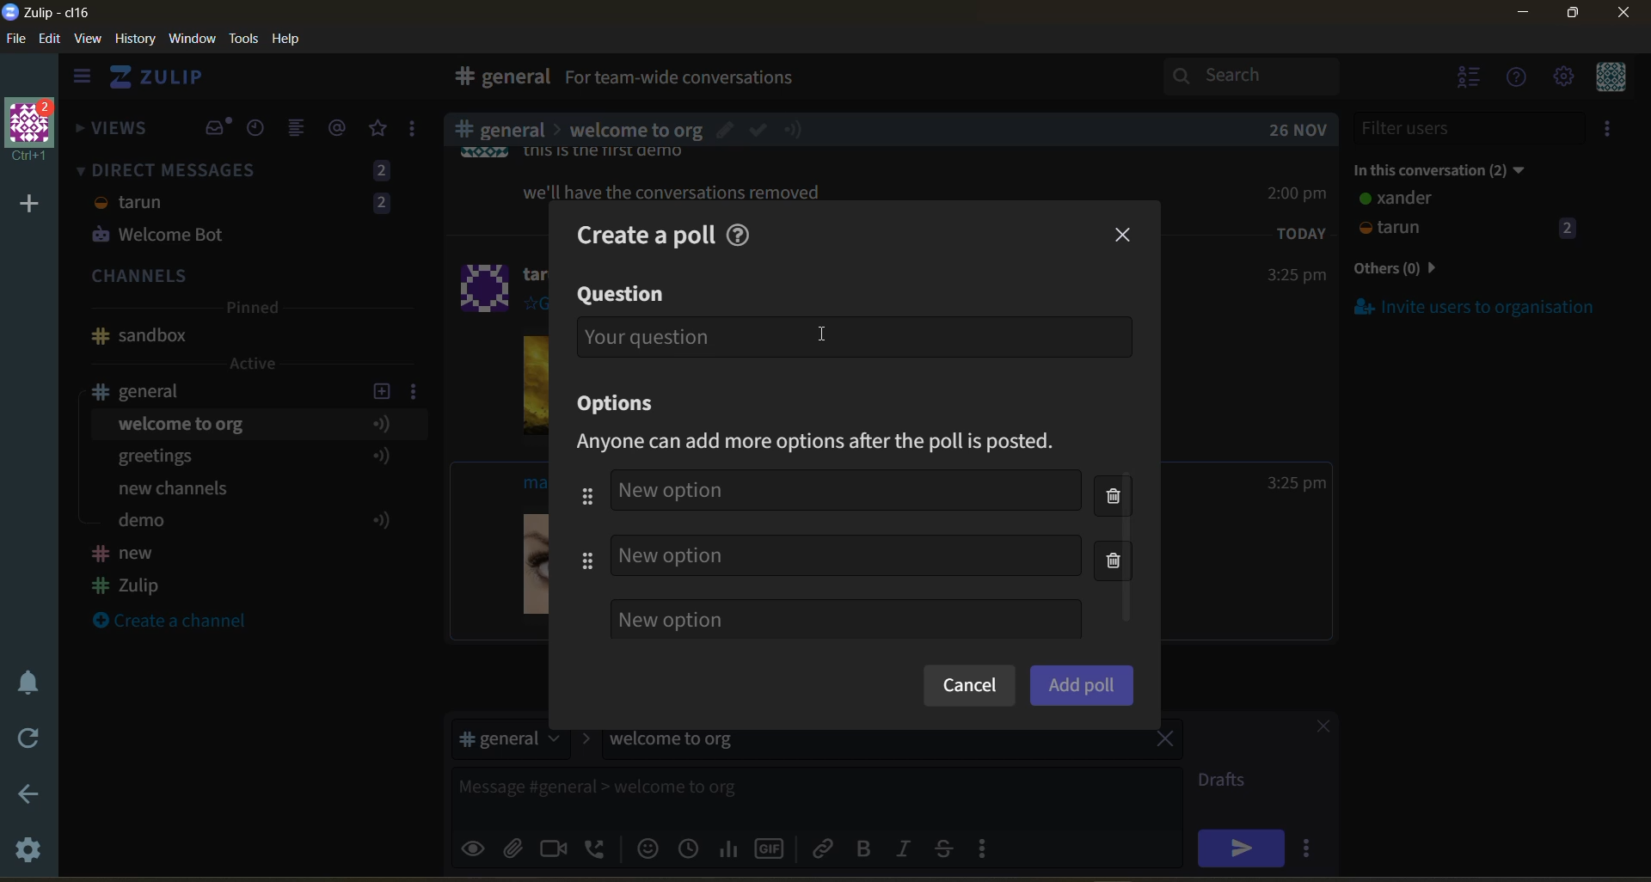 This screenshot has height=882, width=1651. Describe the element at coordinates (1458, 167) in the screenshot. I see `in this conversation` at that location.